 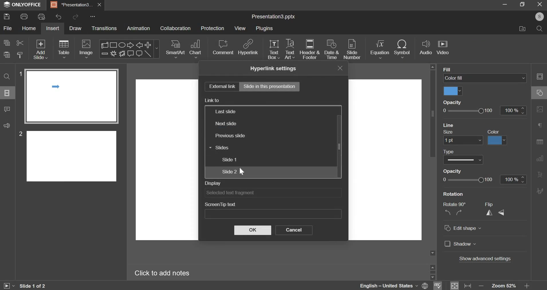 I want to click on edit shape, so click(x=463, y=228).